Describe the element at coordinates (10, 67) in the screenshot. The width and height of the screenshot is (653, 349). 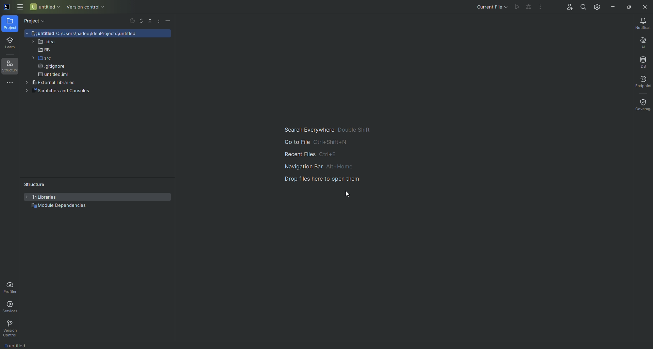
I see `Structure` at that location.